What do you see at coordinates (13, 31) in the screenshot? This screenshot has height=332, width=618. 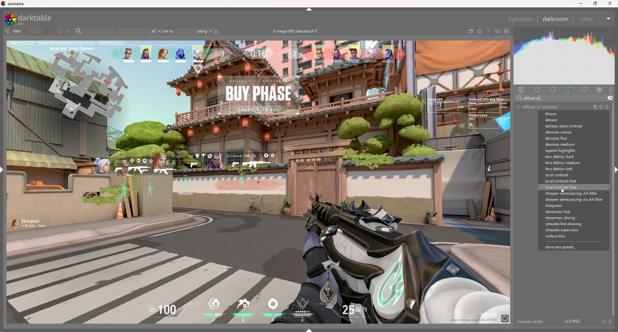 I see `filter` at bounding box center [13, 31].